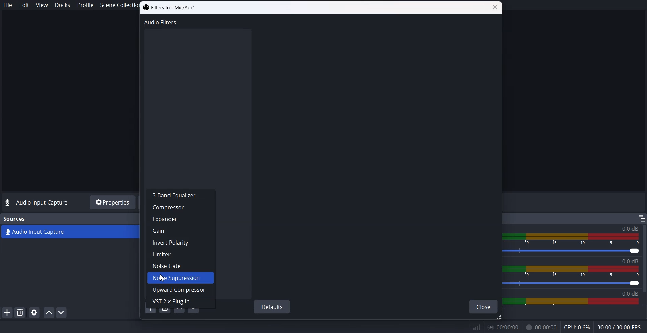 The width and height of the screenshot is (647, 333). Describe the element at coordinates (499, 318) in the screenshot. I see `Drag handle` at that location.